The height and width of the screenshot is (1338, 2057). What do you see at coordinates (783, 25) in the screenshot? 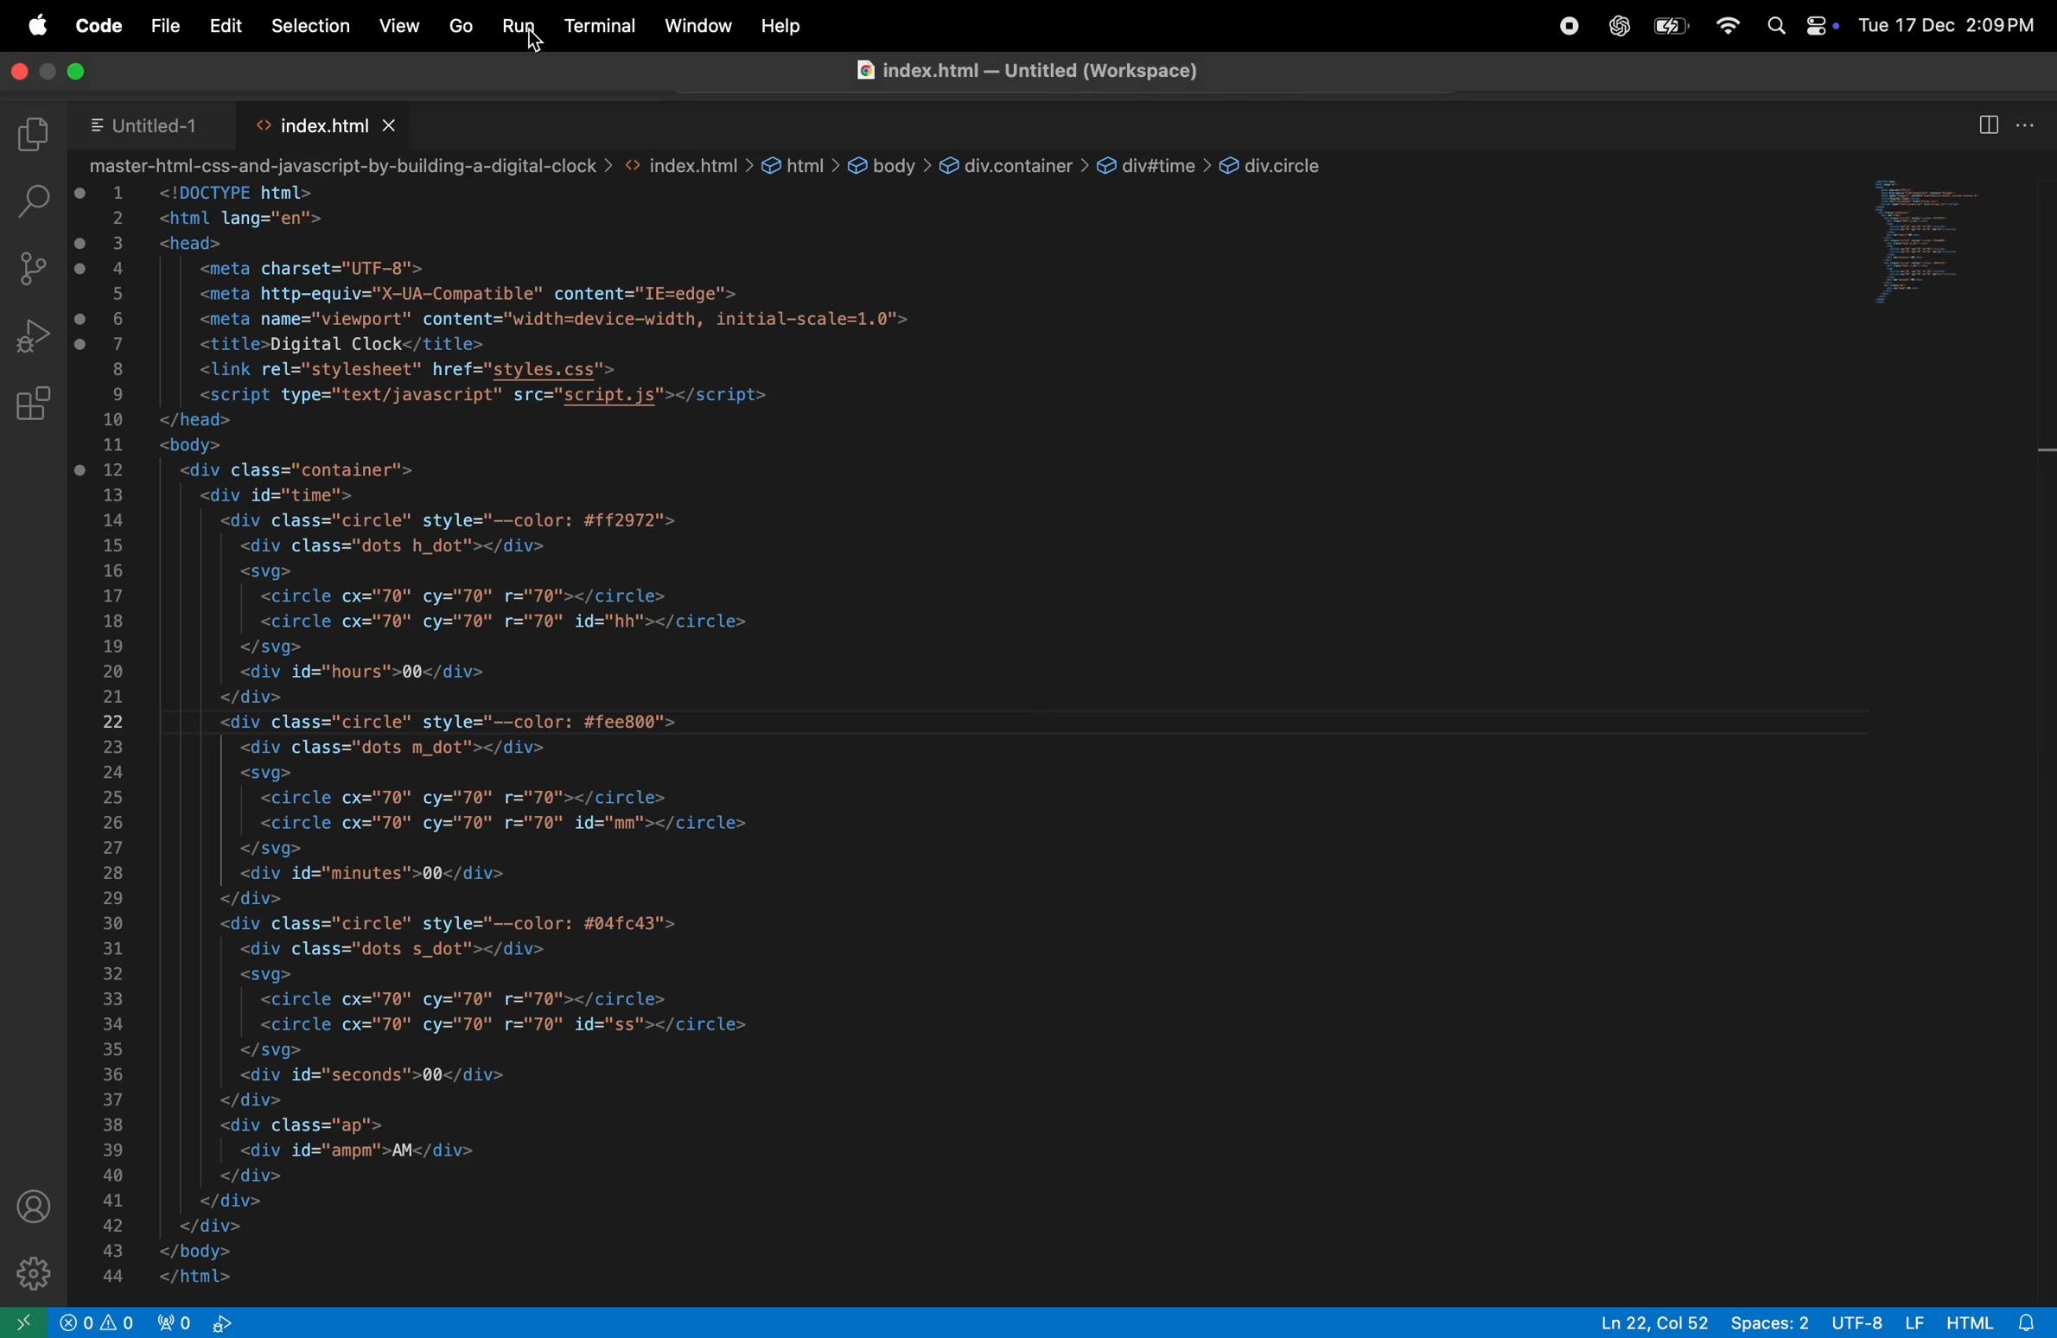
I see `help` at bounding box center [783, 25].